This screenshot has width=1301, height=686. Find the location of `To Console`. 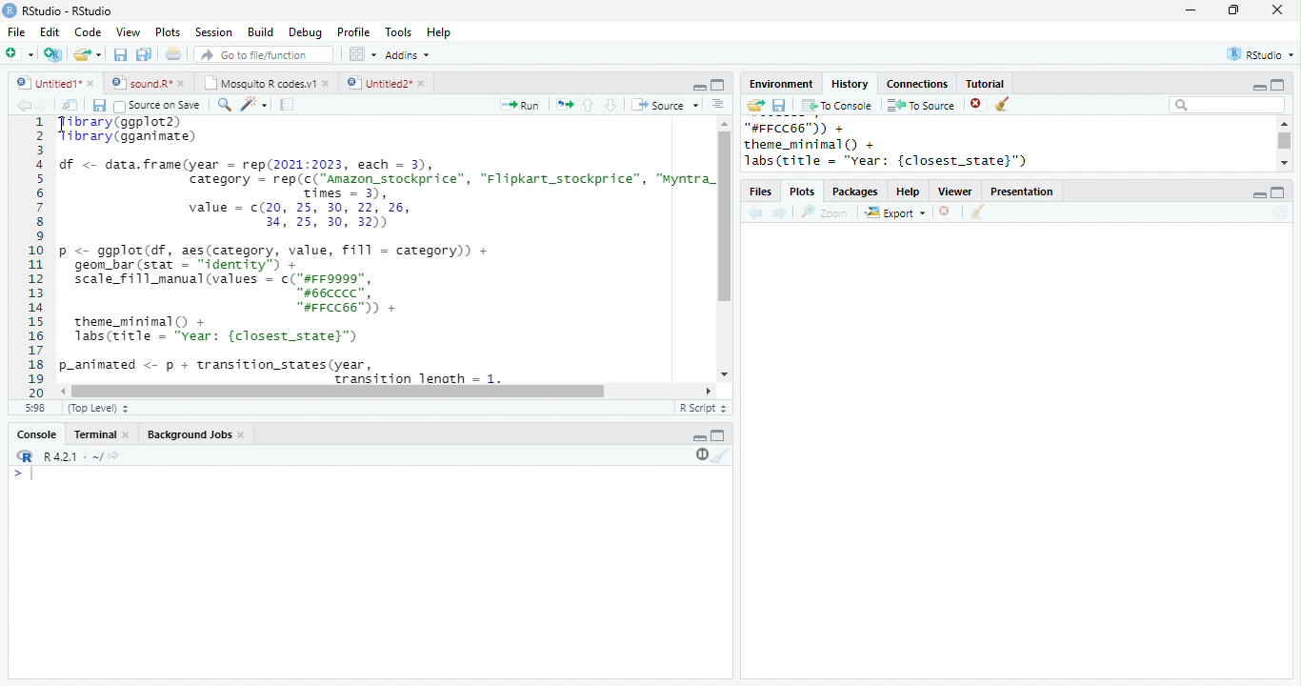

To Console is located at coordinates (838, 106).